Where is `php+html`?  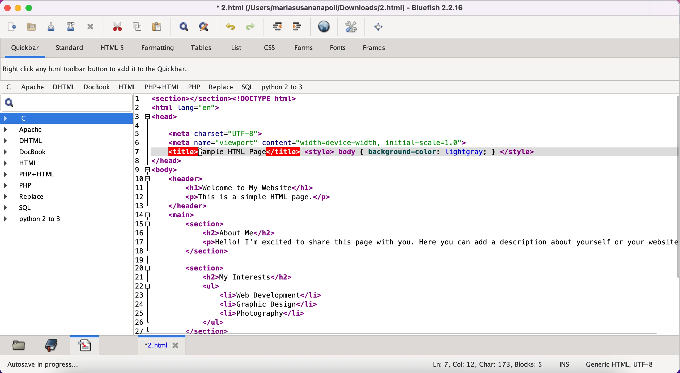 php+html is located at coordinates (33, 175).